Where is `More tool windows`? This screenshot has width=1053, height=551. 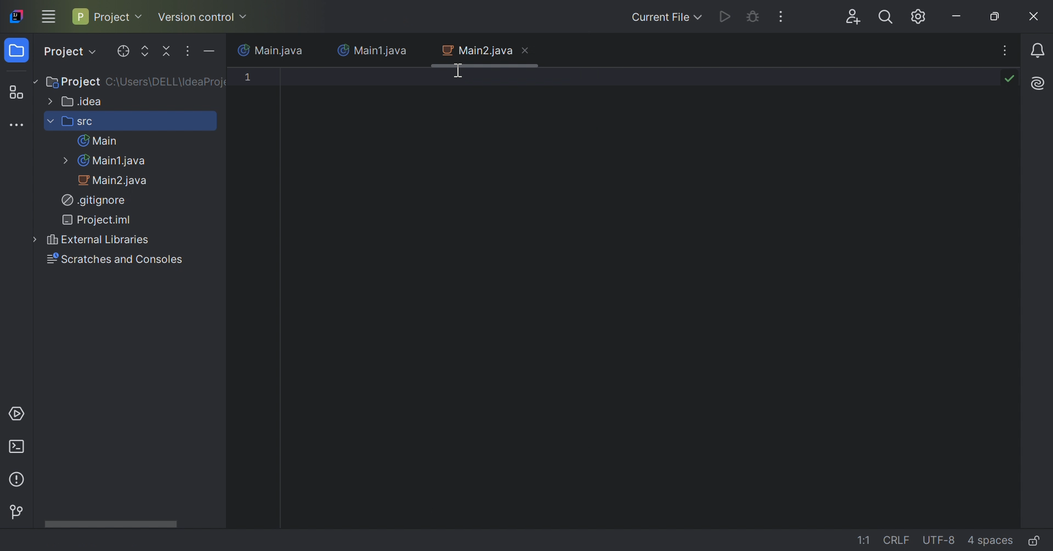
More tool windows is located at coordinates (19, 126).